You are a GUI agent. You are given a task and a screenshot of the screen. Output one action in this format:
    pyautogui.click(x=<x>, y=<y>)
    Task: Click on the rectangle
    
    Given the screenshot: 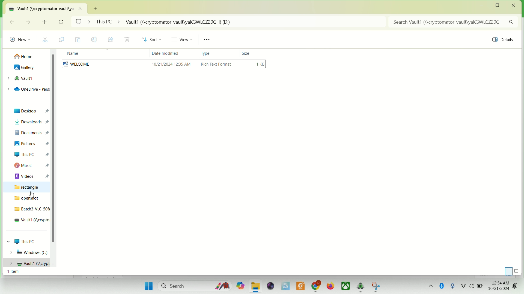 What is the action you would take?
    pyautogui.click(x=26, y=187)
    